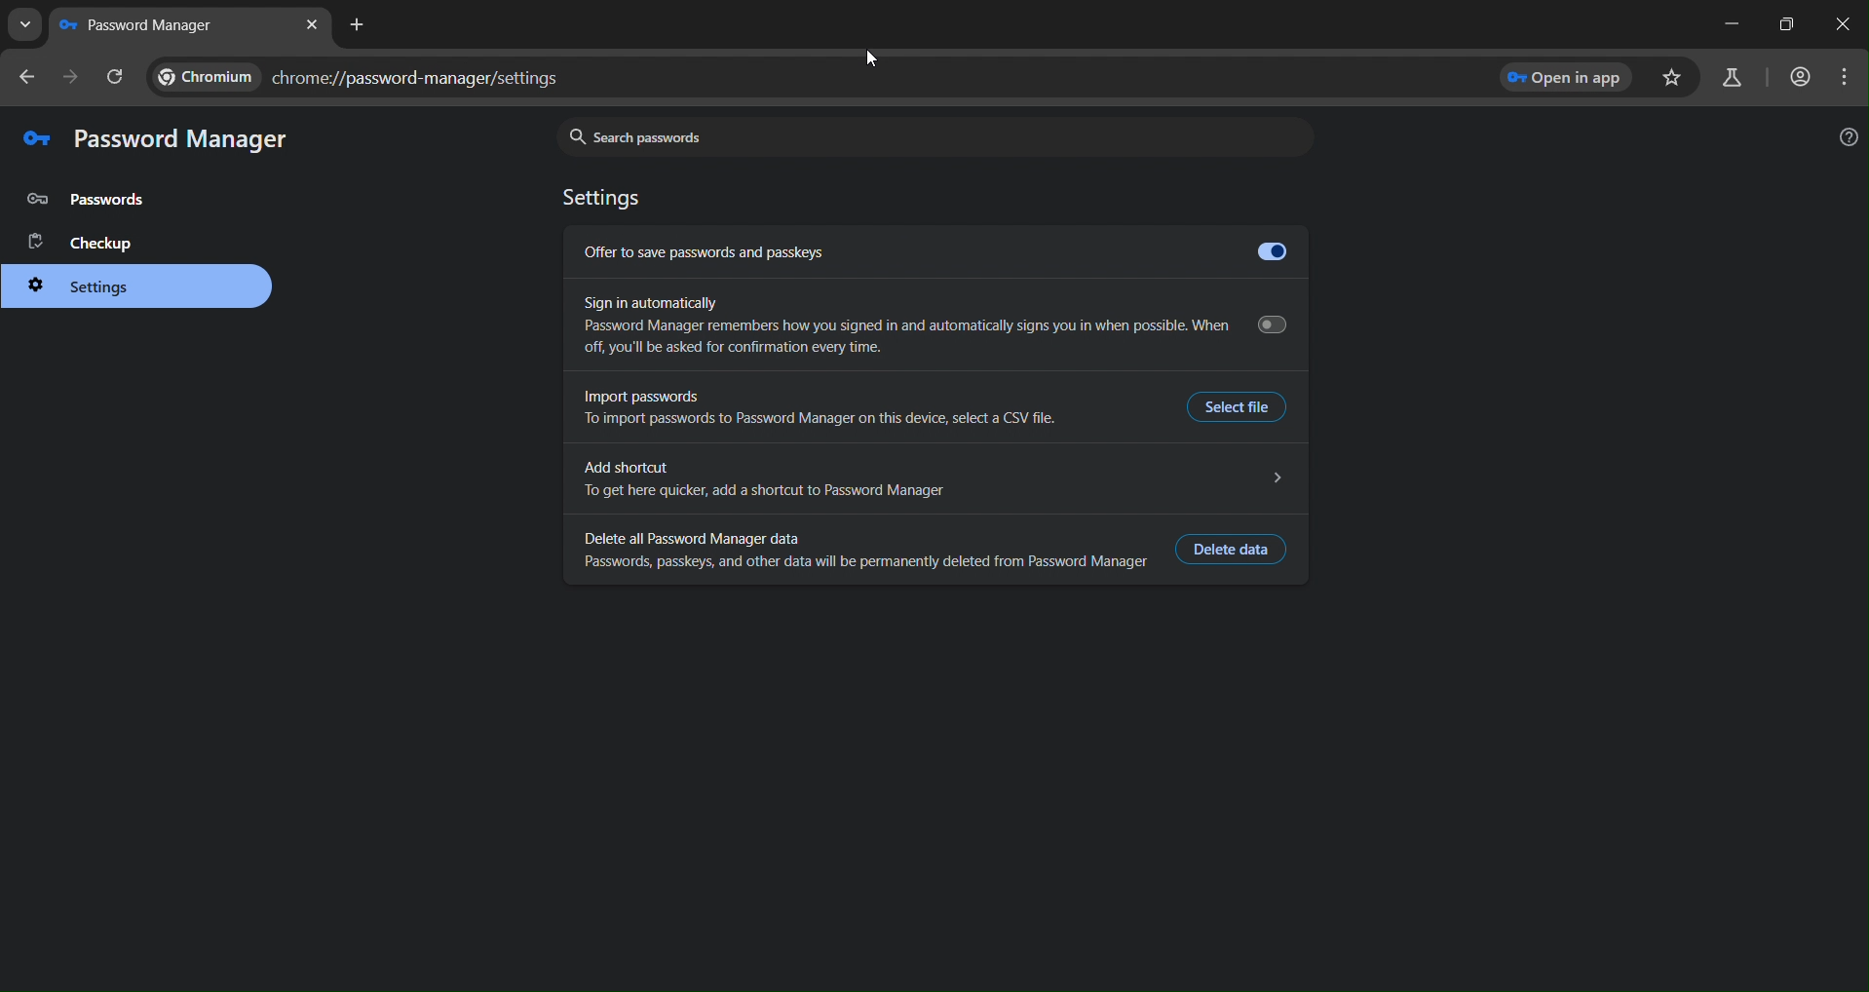 This screenshot has height=992, width=1869. Describe the element at coordinates (1237, 550) in the screenshot. I see `delete data` at that location.